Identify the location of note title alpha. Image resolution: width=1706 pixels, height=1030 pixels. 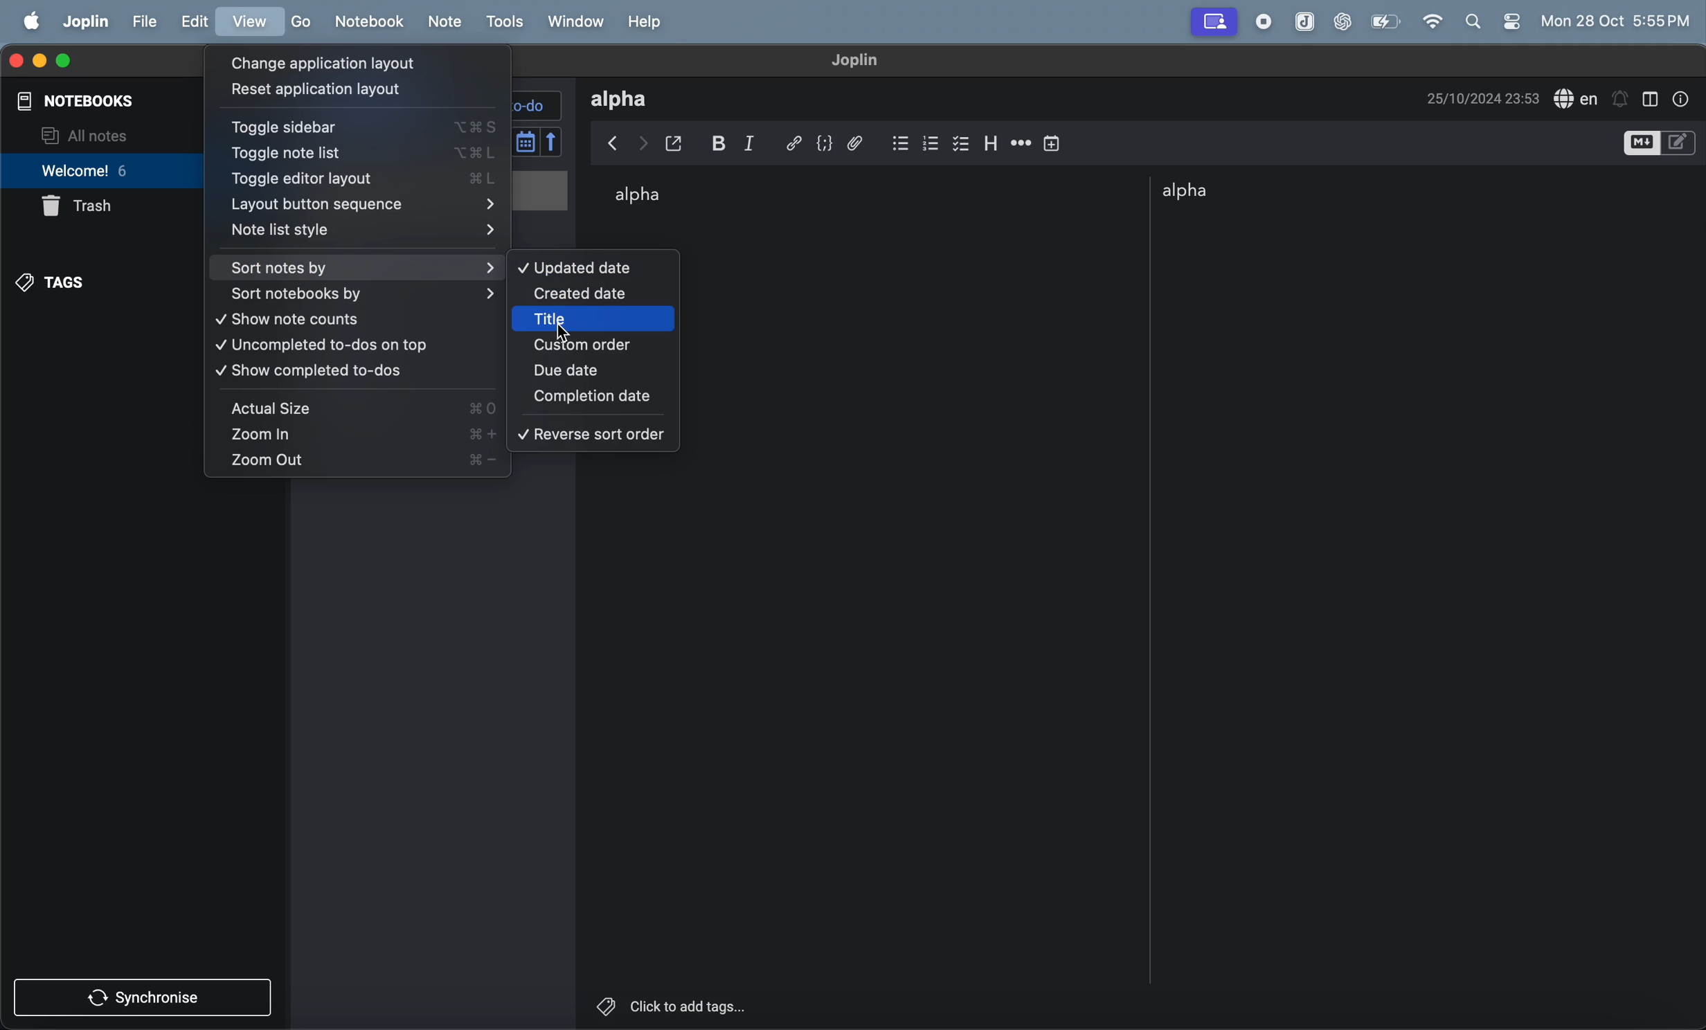
(629, 99).